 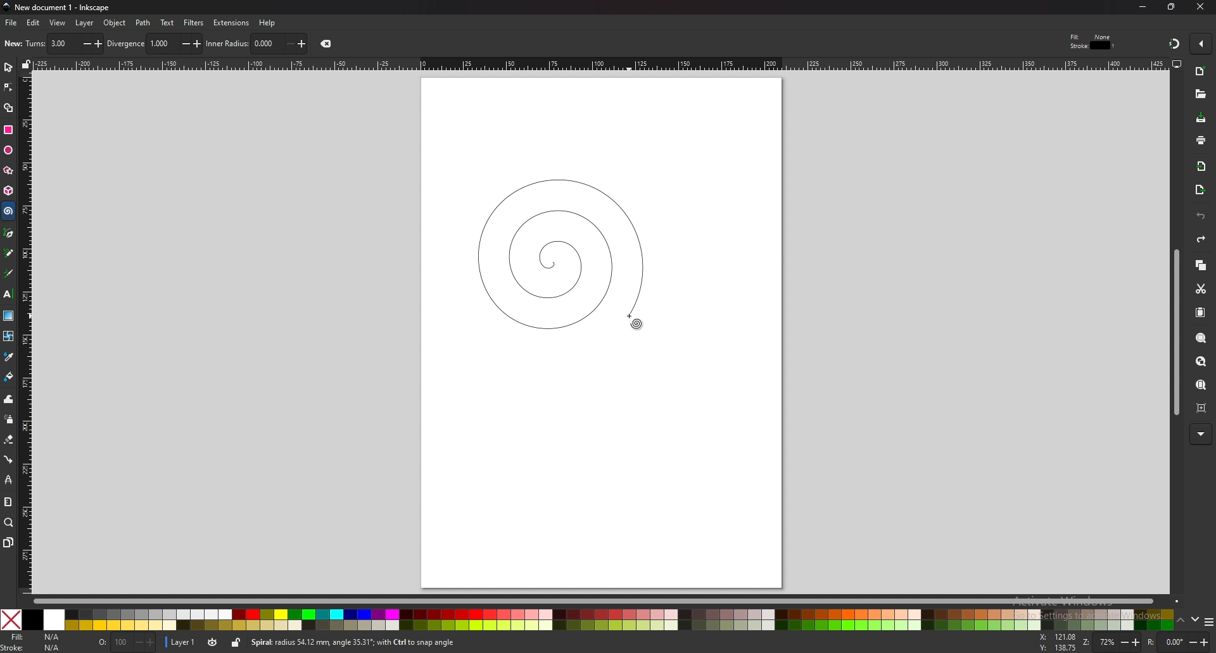 What do you see at coordinates (1194, 619) in the screenshot?
I see `down` at bounding box center [1194, 619].